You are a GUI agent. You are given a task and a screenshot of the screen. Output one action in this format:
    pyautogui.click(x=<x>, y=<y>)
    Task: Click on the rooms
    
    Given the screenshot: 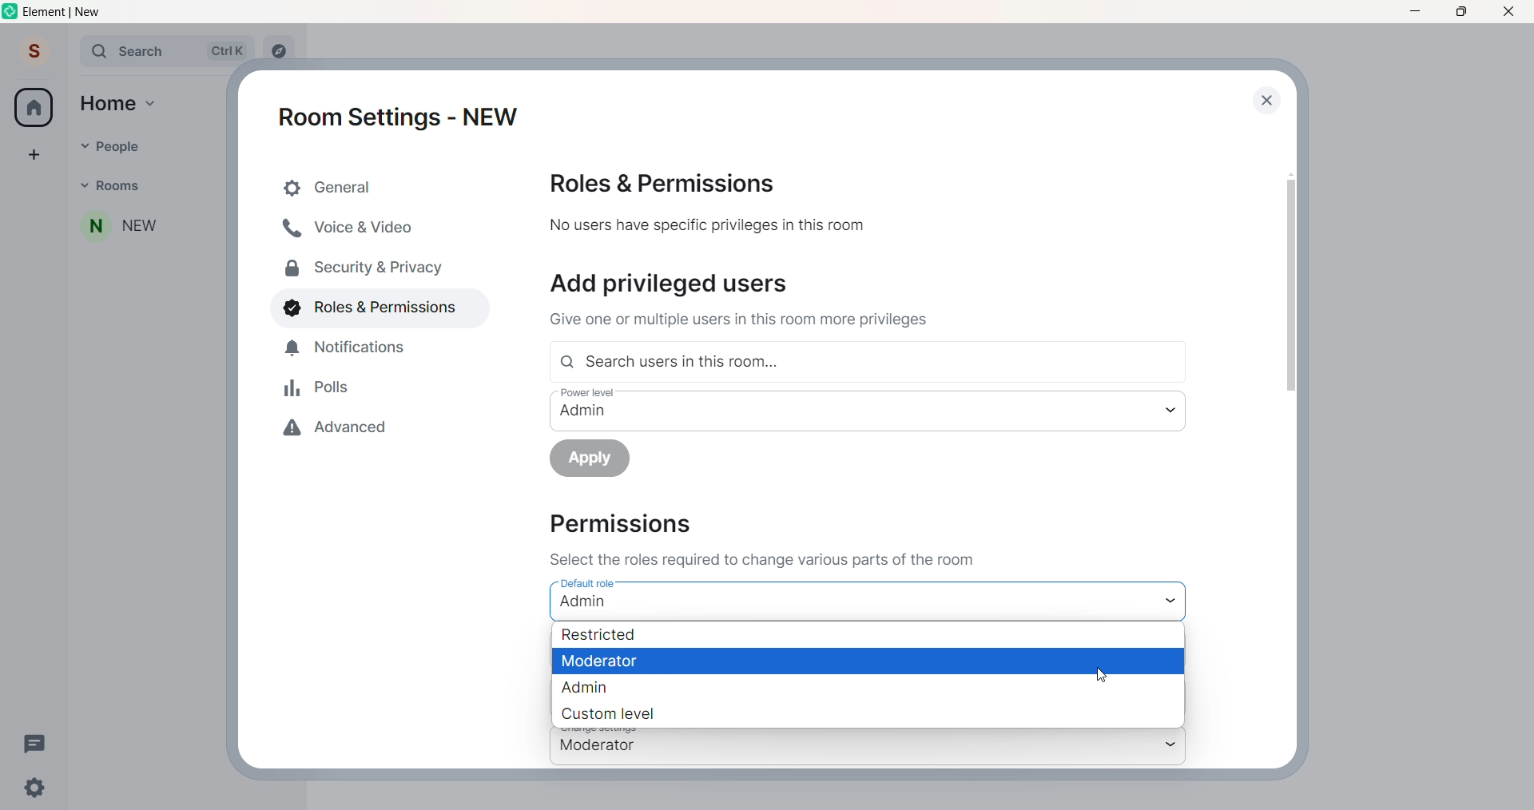 What is the action you would take?
    pyautogui.click(x=116, y=188)
    